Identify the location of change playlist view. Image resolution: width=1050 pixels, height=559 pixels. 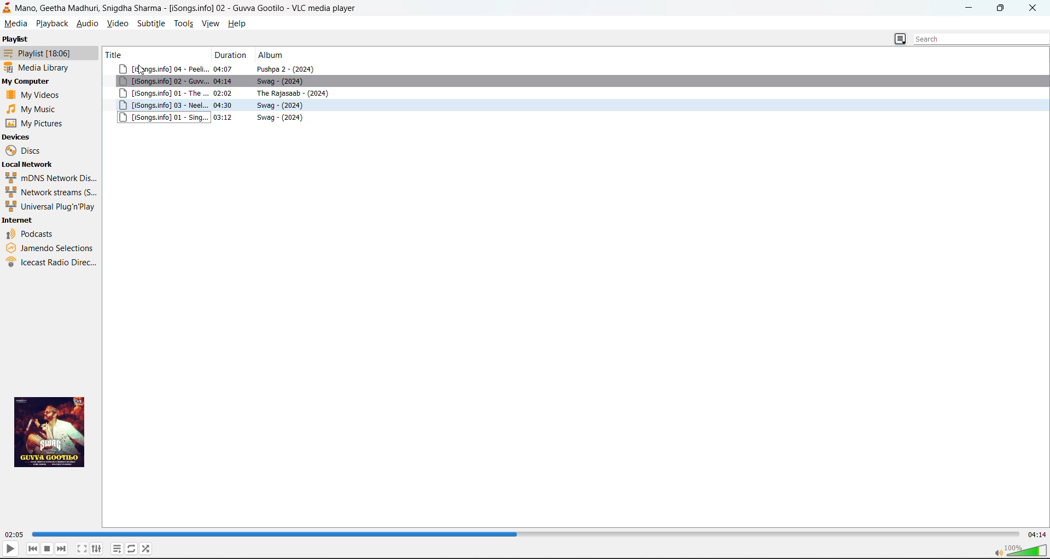
(900, 40).